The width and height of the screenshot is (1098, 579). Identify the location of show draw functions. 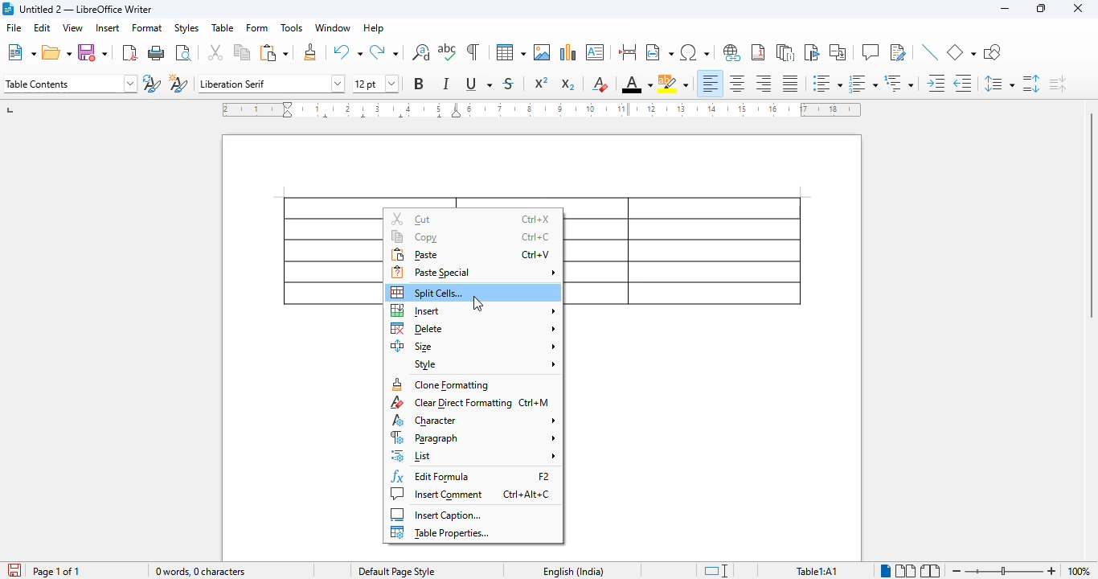
(993, 52).